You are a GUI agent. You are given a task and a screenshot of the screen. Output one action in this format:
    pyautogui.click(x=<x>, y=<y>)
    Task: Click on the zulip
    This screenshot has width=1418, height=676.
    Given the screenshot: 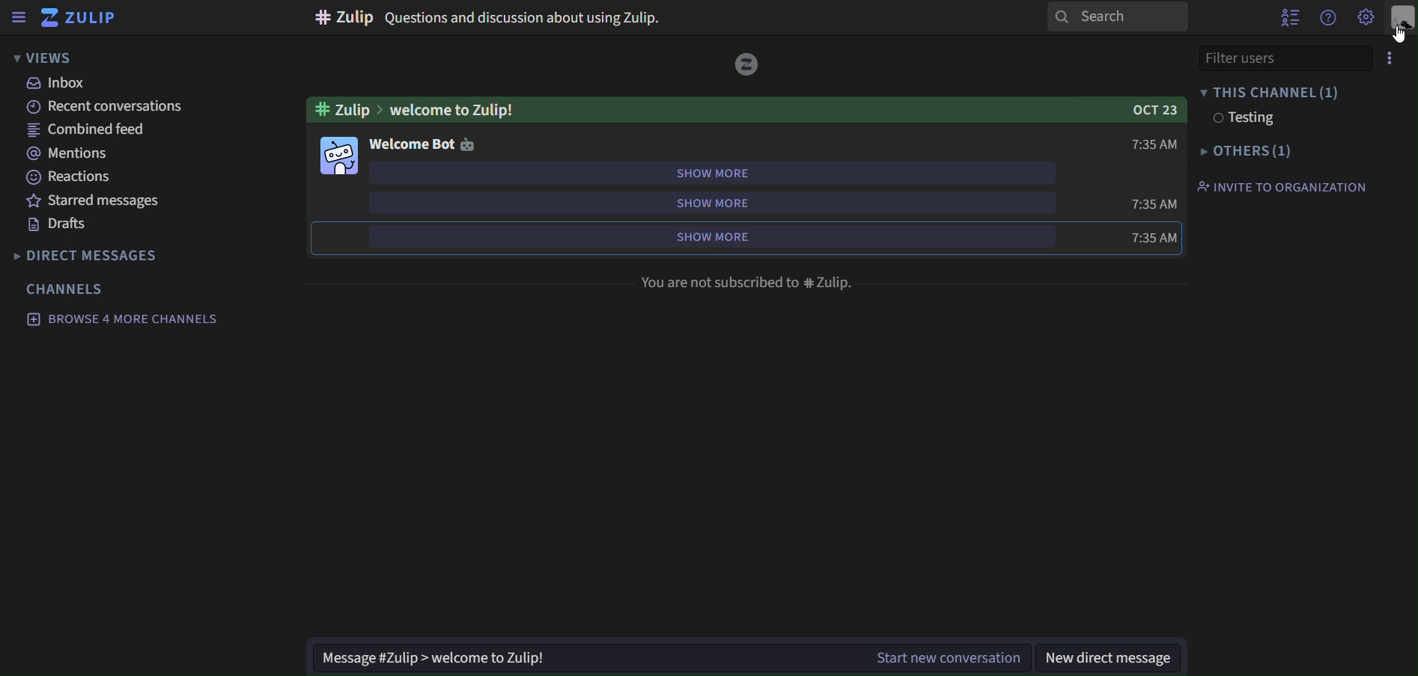 What is the action you would take?
    pyautogui.click(x=76, y=18)
    